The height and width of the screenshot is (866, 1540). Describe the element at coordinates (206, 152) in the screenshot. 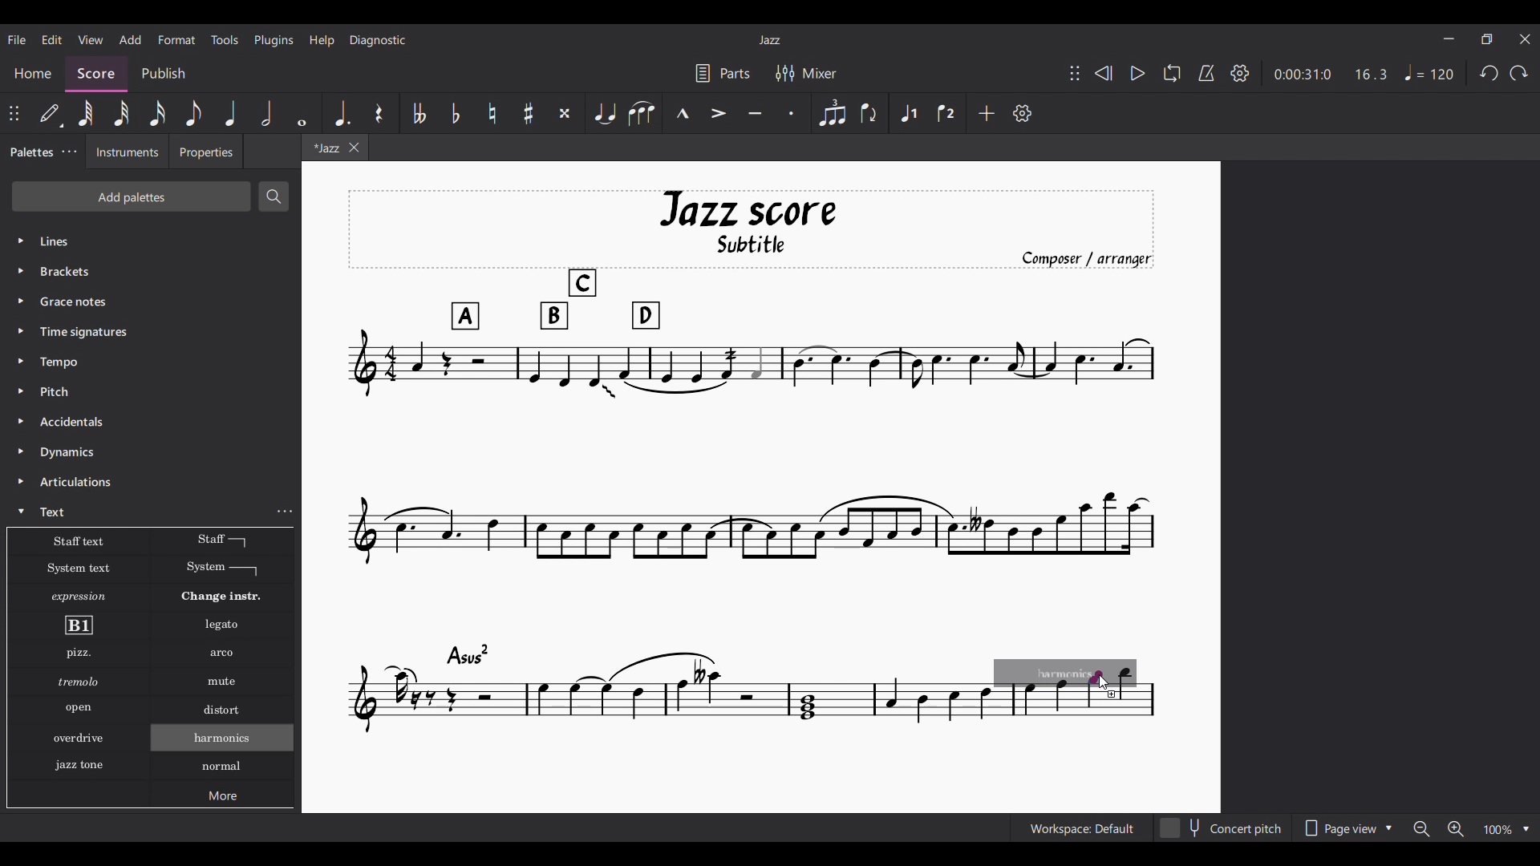

I see `Properties` at that location.